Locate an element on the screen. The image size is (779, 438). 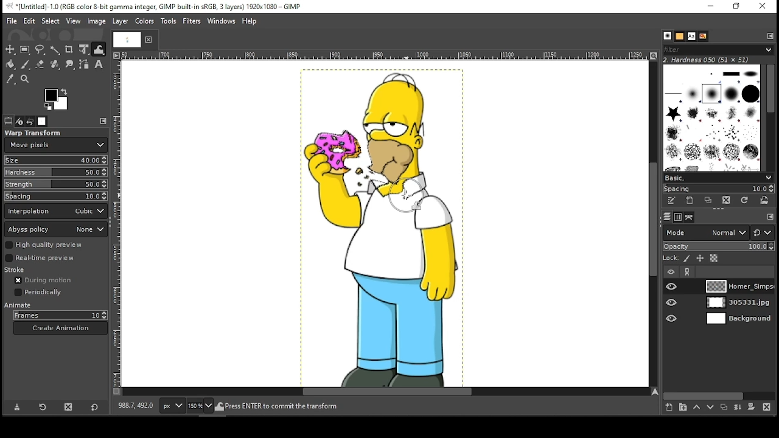
open brush as image is located at coordinates (766, 200).